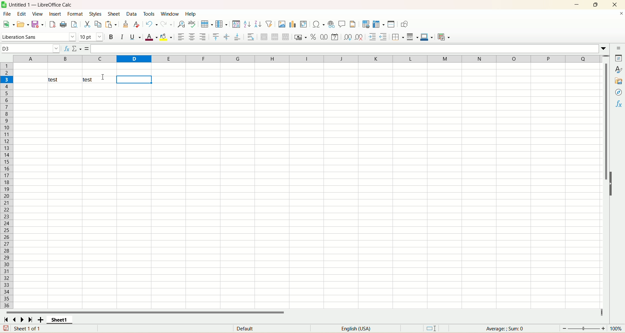 This screenshot has width=625, height=333. Describe the element at coordinates (181, 24) in the screenshot. I see `find and replace` at that location.